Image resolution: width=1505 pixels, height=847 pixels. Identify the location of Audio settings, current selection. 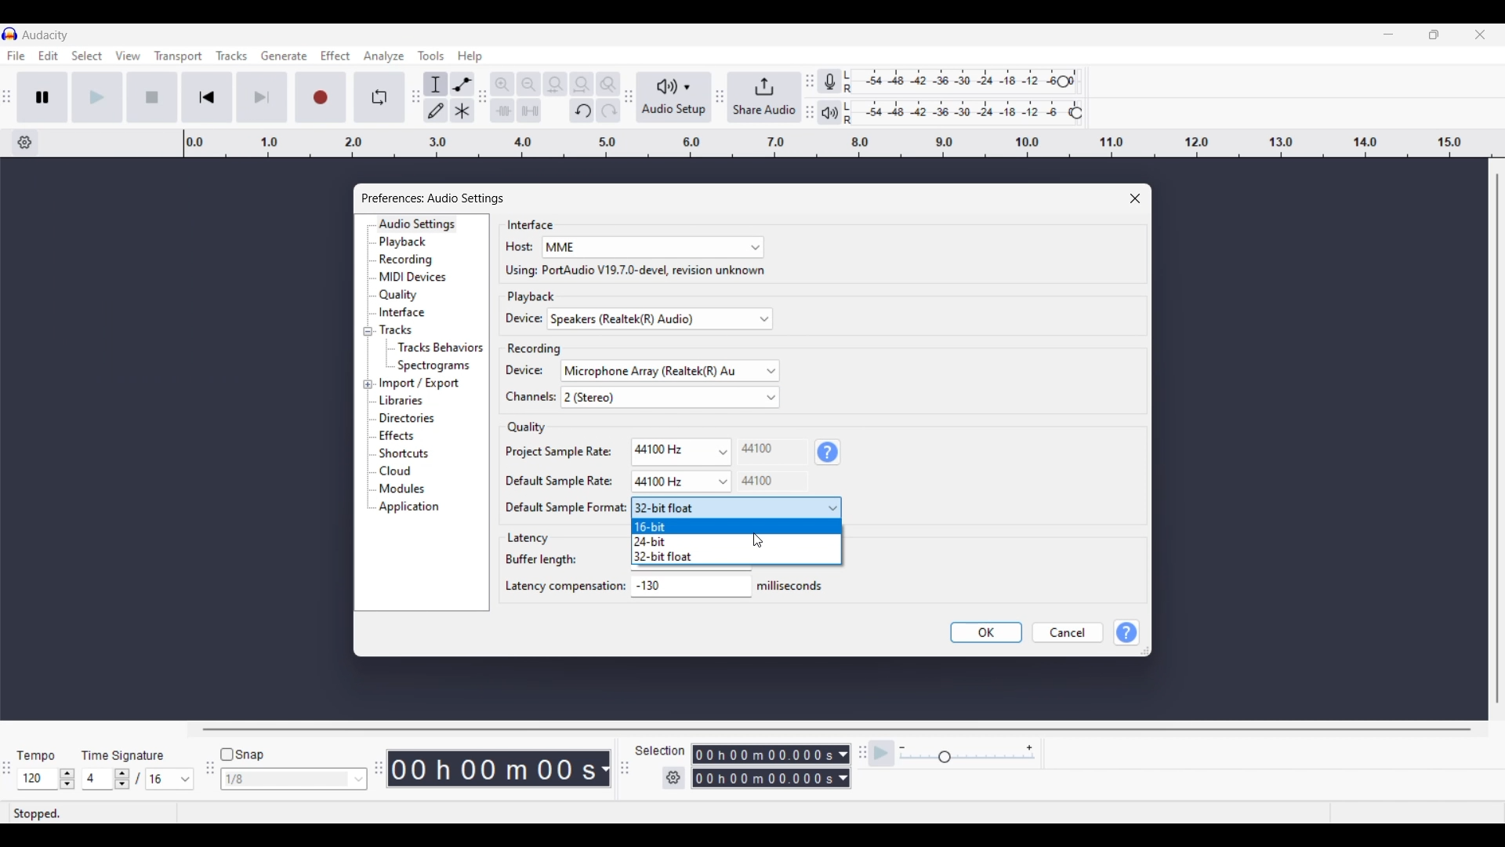
(417, 224).